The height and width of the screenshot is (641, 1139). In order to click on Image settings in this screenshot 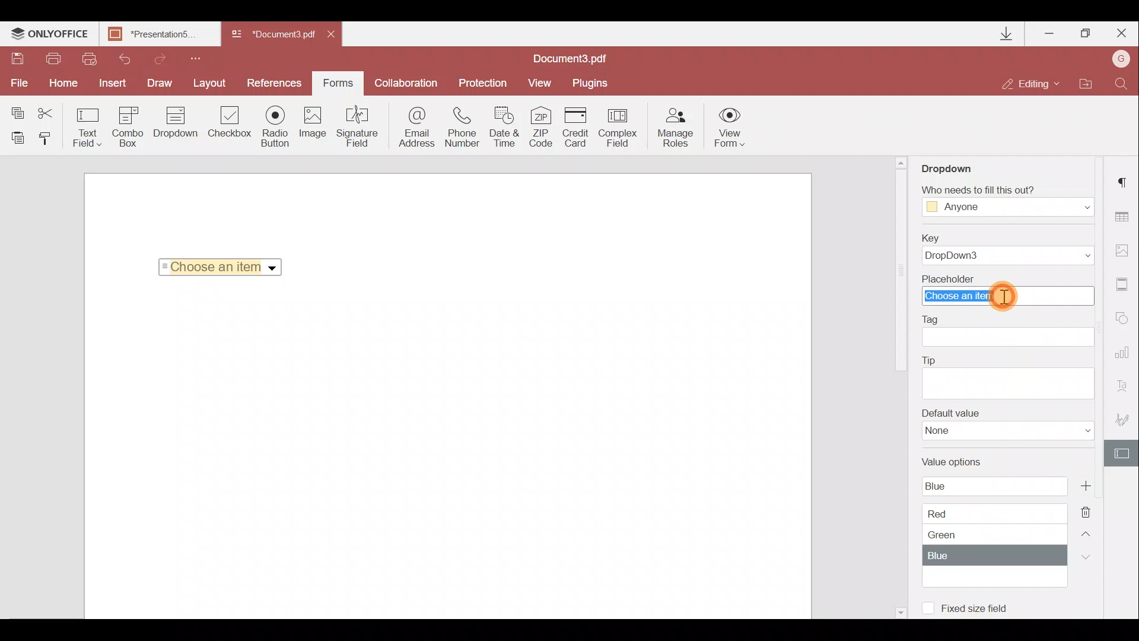, I will do `click(1125, 250)`.